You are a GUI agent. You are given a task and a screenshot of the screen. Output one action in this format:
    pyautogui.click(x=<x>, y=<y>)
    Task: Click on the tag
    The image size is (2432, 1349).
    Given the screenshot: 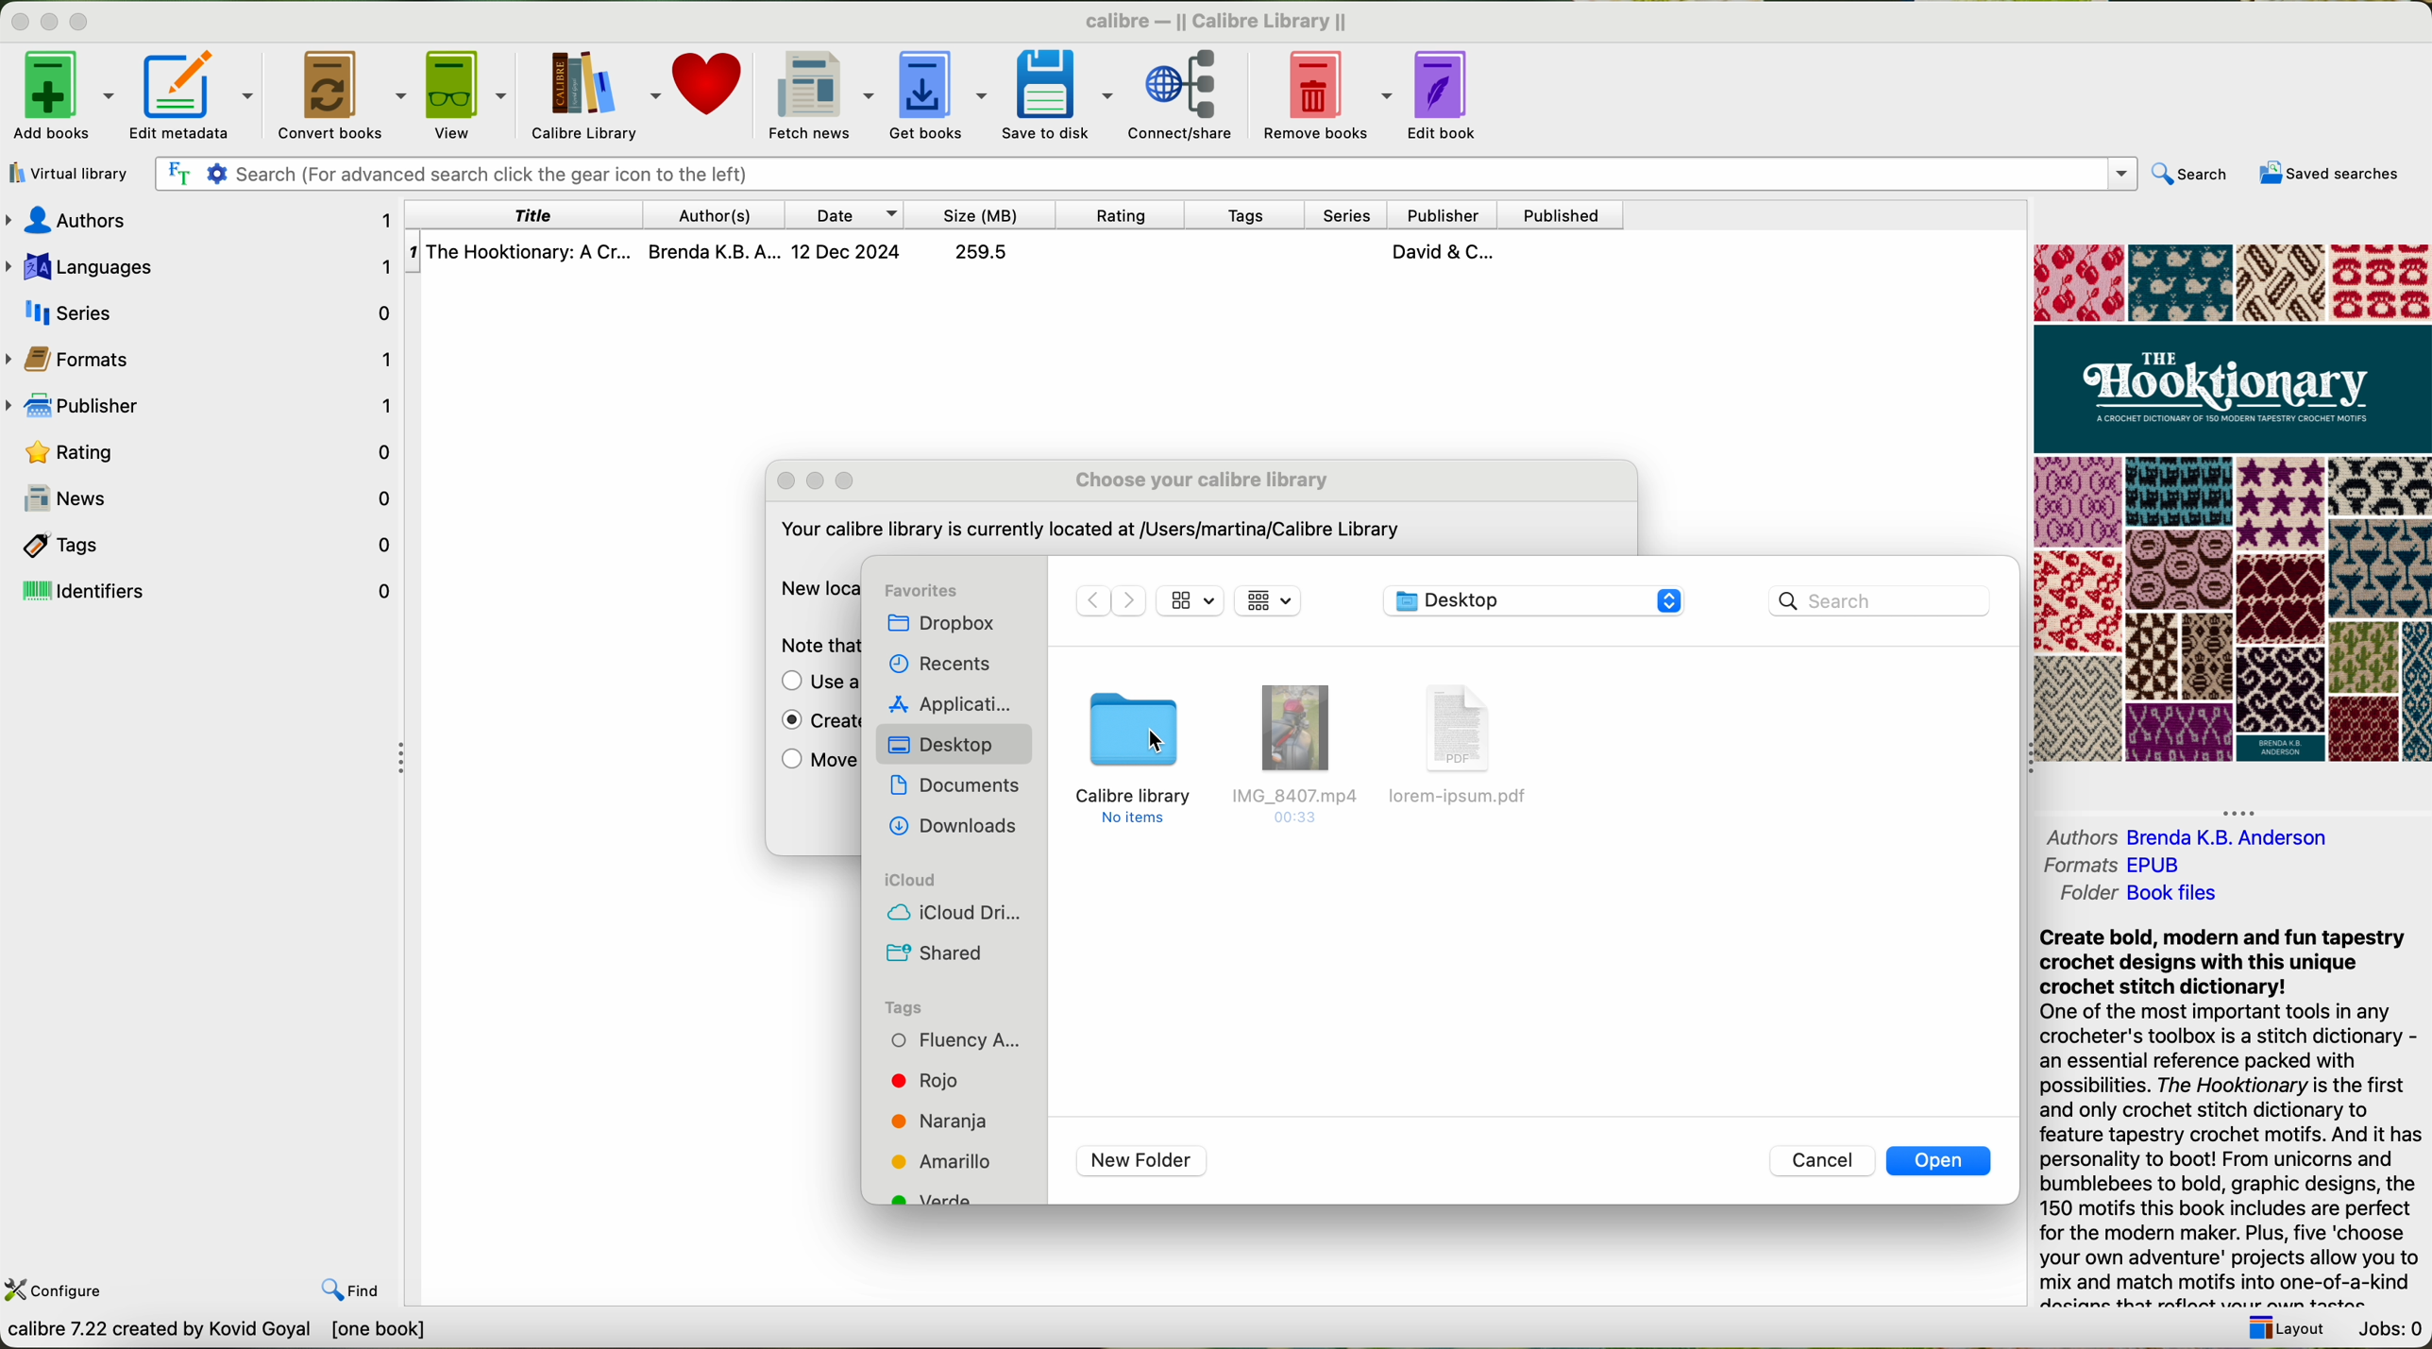 What is the action you would take?
    pyautogui.click(x=942, y=1195)
    